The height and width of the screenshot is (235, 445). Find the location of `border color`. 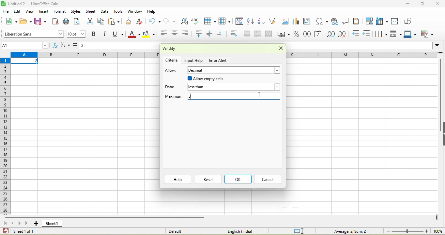

border color is located at coordinates (411, 35).